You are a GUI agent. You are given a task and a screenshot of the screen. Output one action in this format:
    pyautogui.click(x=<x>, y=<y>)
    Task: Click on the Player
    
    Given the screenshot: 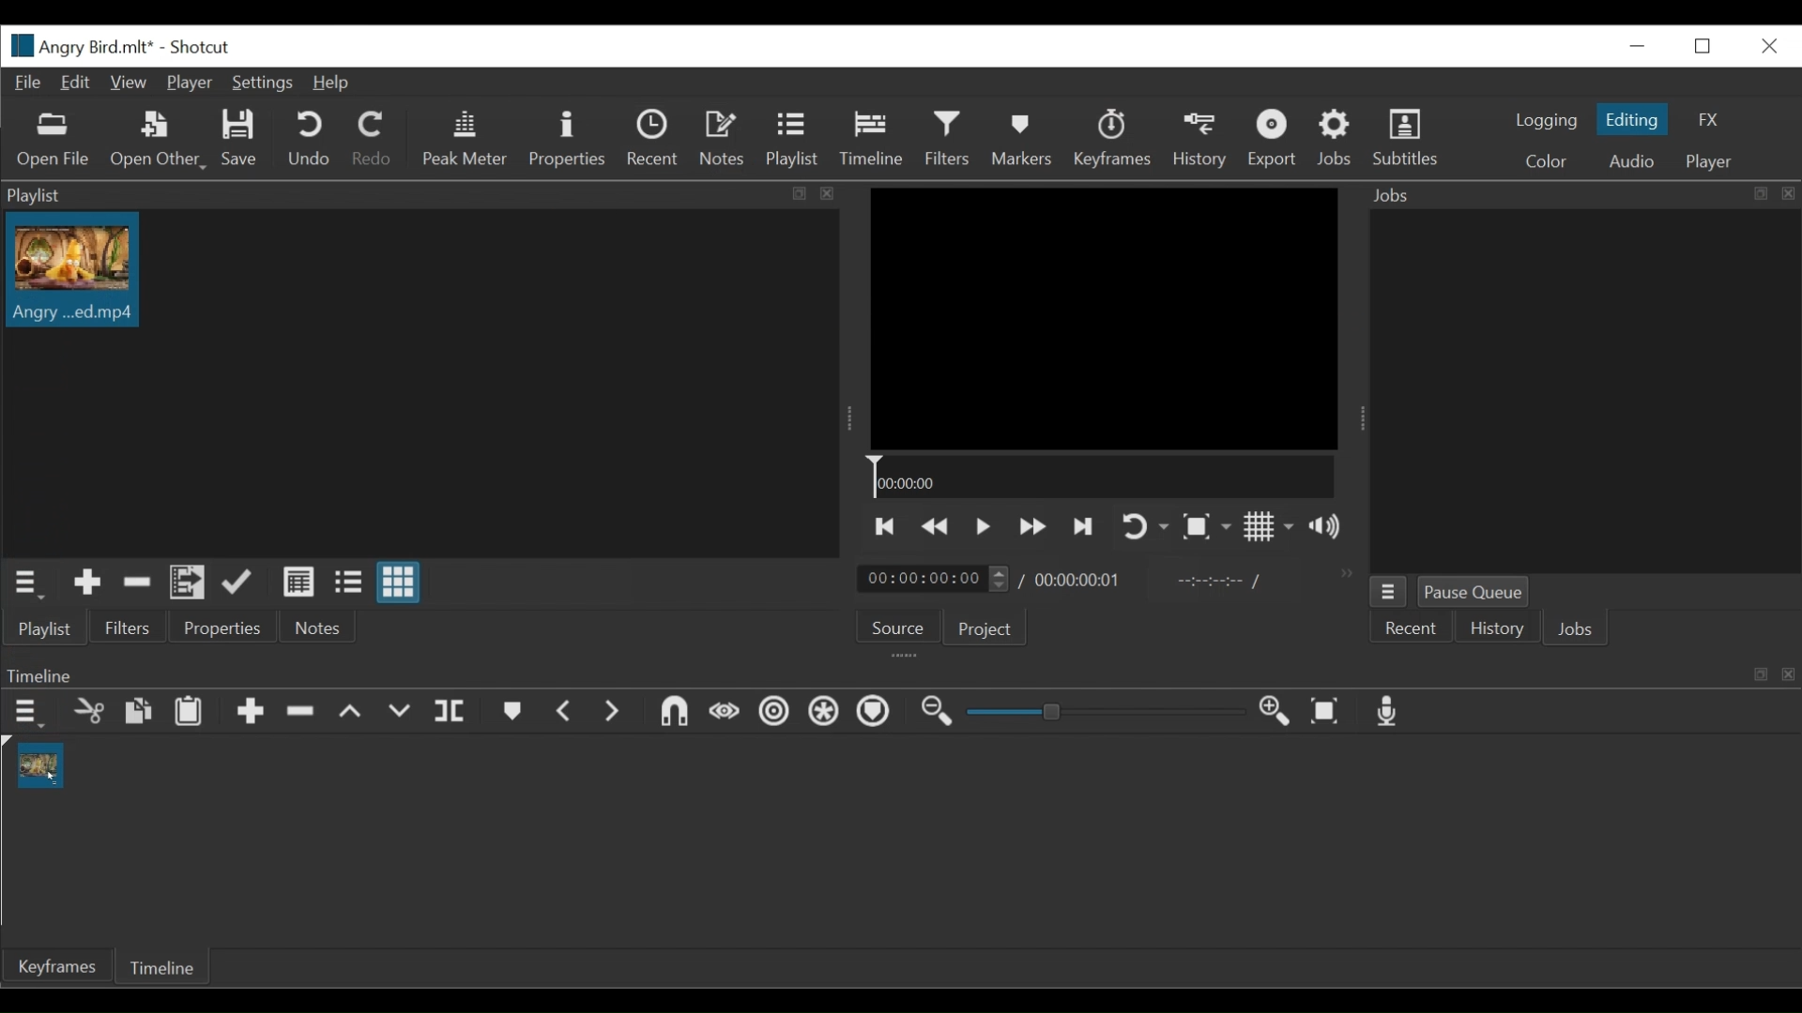 What is the action you would take?
    pyautogui.click(x=190, y=83)
    